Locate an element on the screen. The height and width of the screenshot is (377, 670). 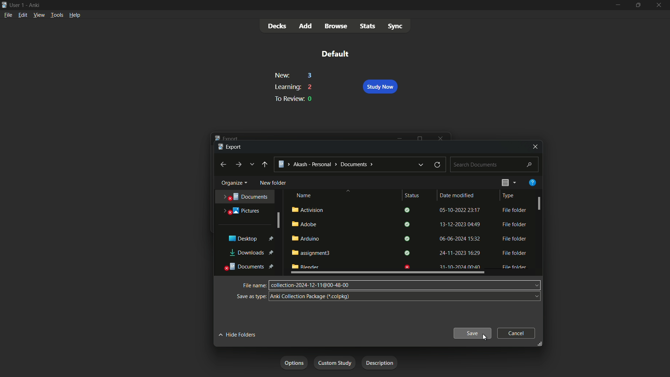
save is located at coordinates (473, 333).